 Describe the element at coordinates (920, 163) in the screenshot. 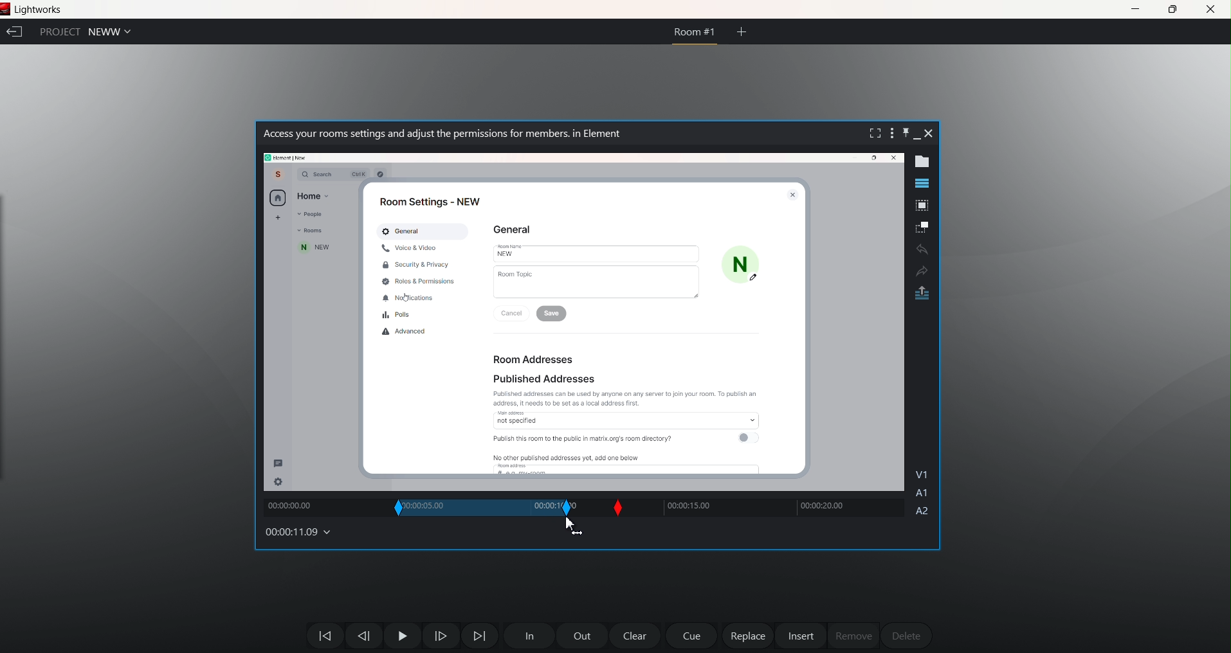

I see `show metadata` at that location.